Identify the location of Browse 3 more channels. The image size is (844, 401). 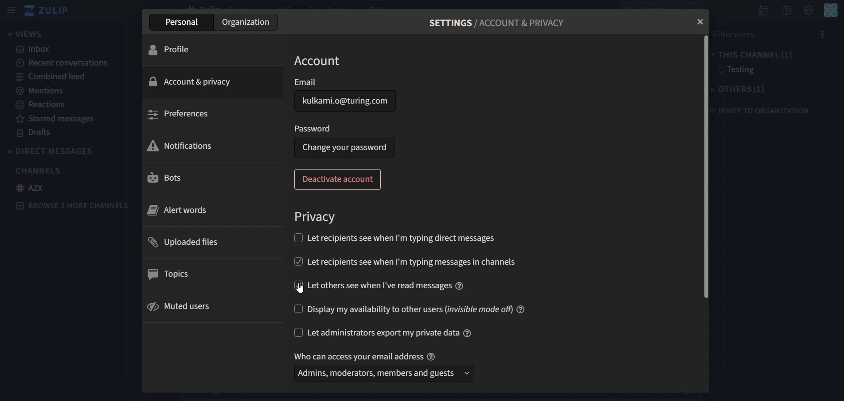
(75, 207).